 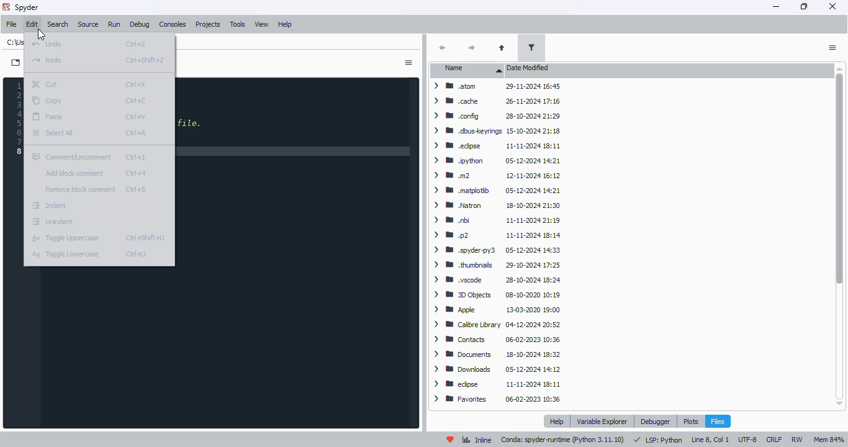 I want to click on LSP: Python, so click(x=659, y=439).